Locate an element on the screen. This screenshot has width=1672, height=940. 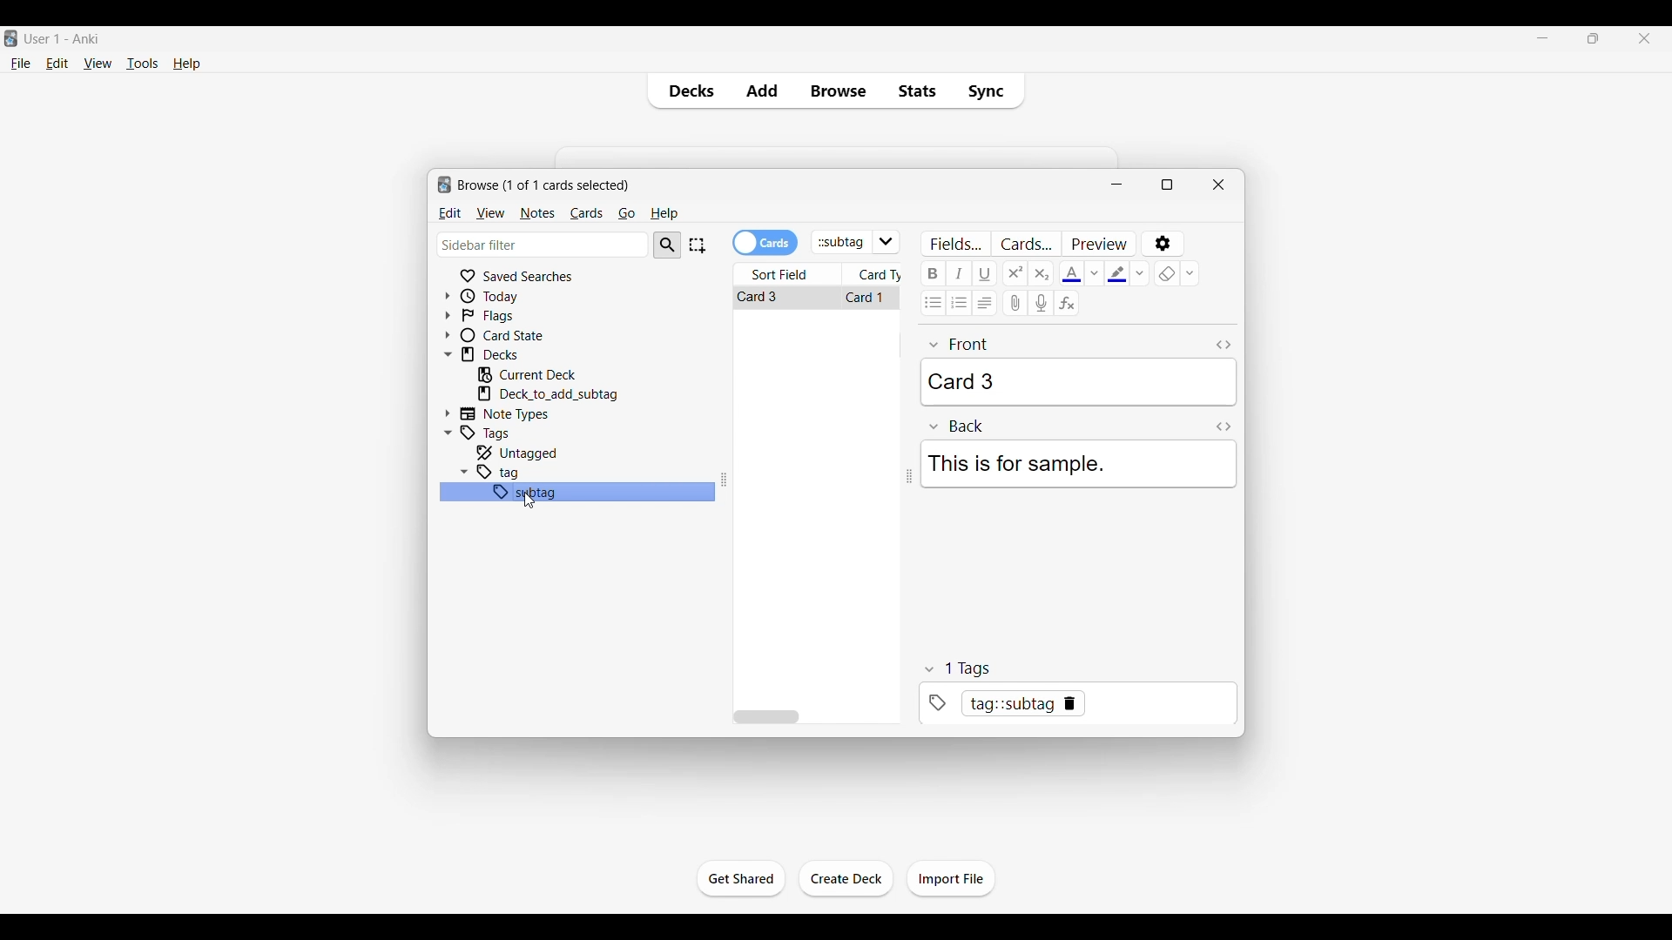
Card 1 is located at coordinates (866, 298).